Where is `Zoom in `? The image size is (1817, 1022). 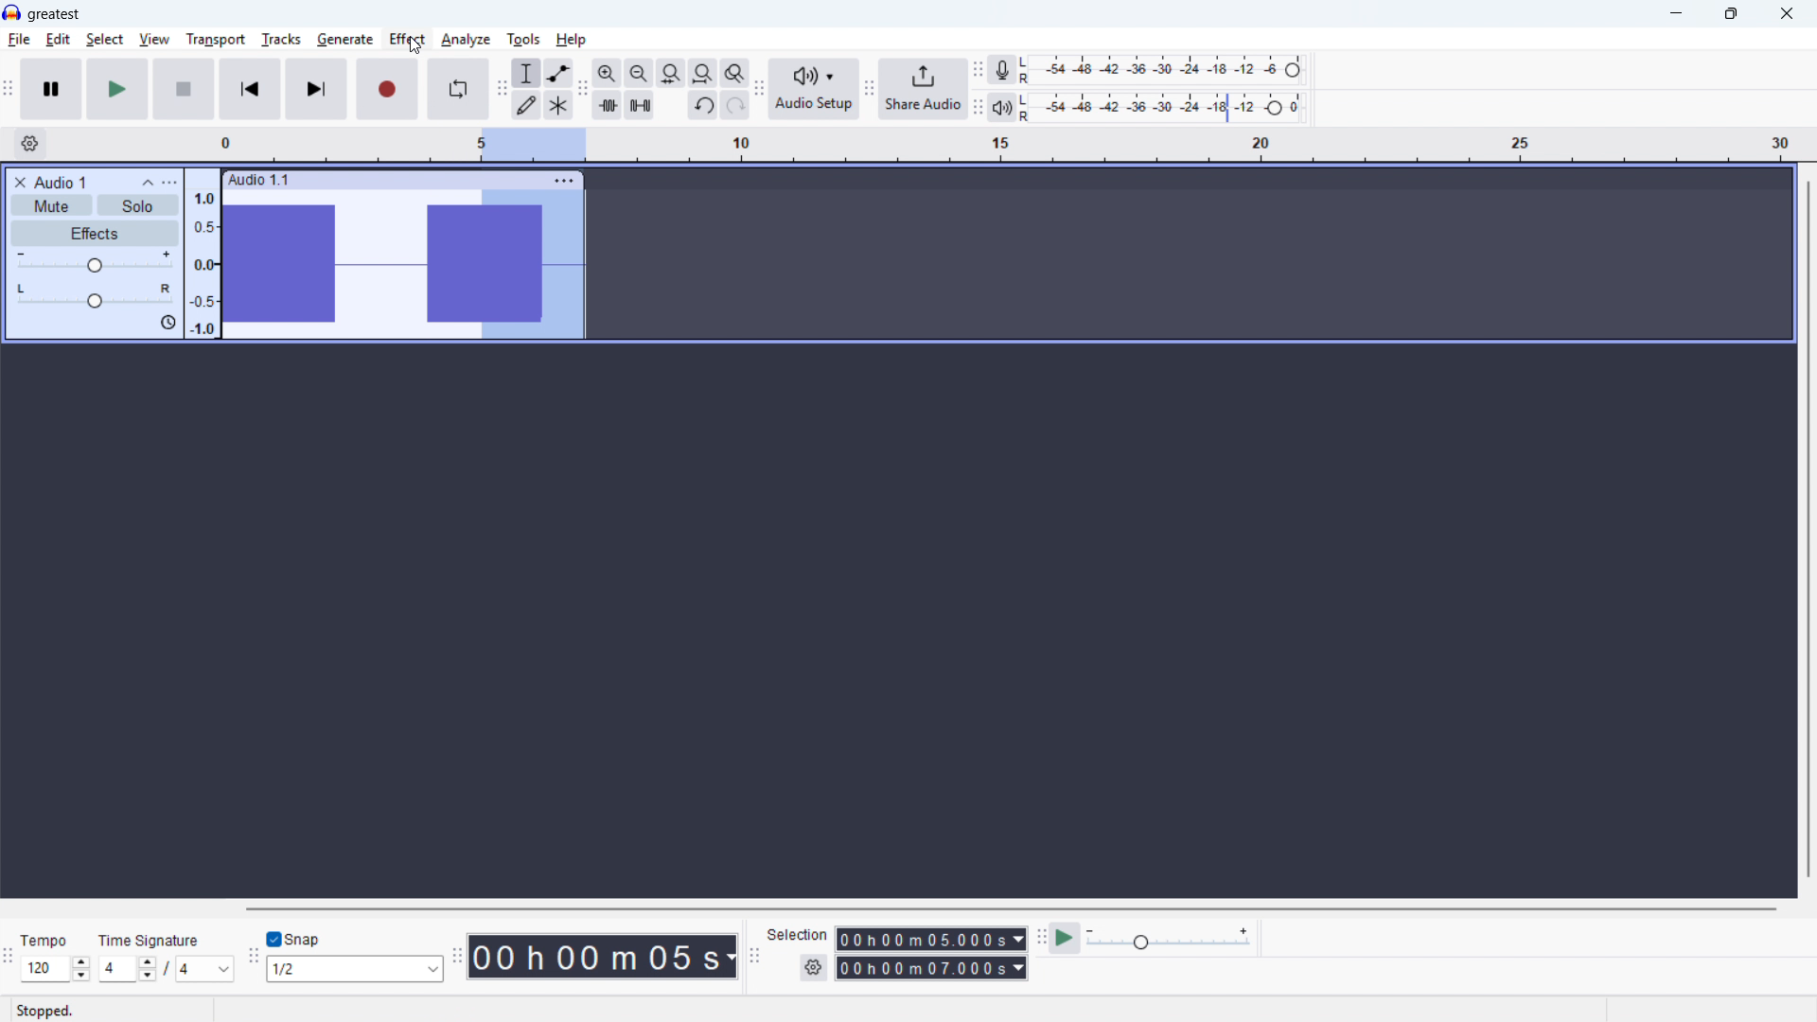 Zoom in  is located at coordinates (608, 73).